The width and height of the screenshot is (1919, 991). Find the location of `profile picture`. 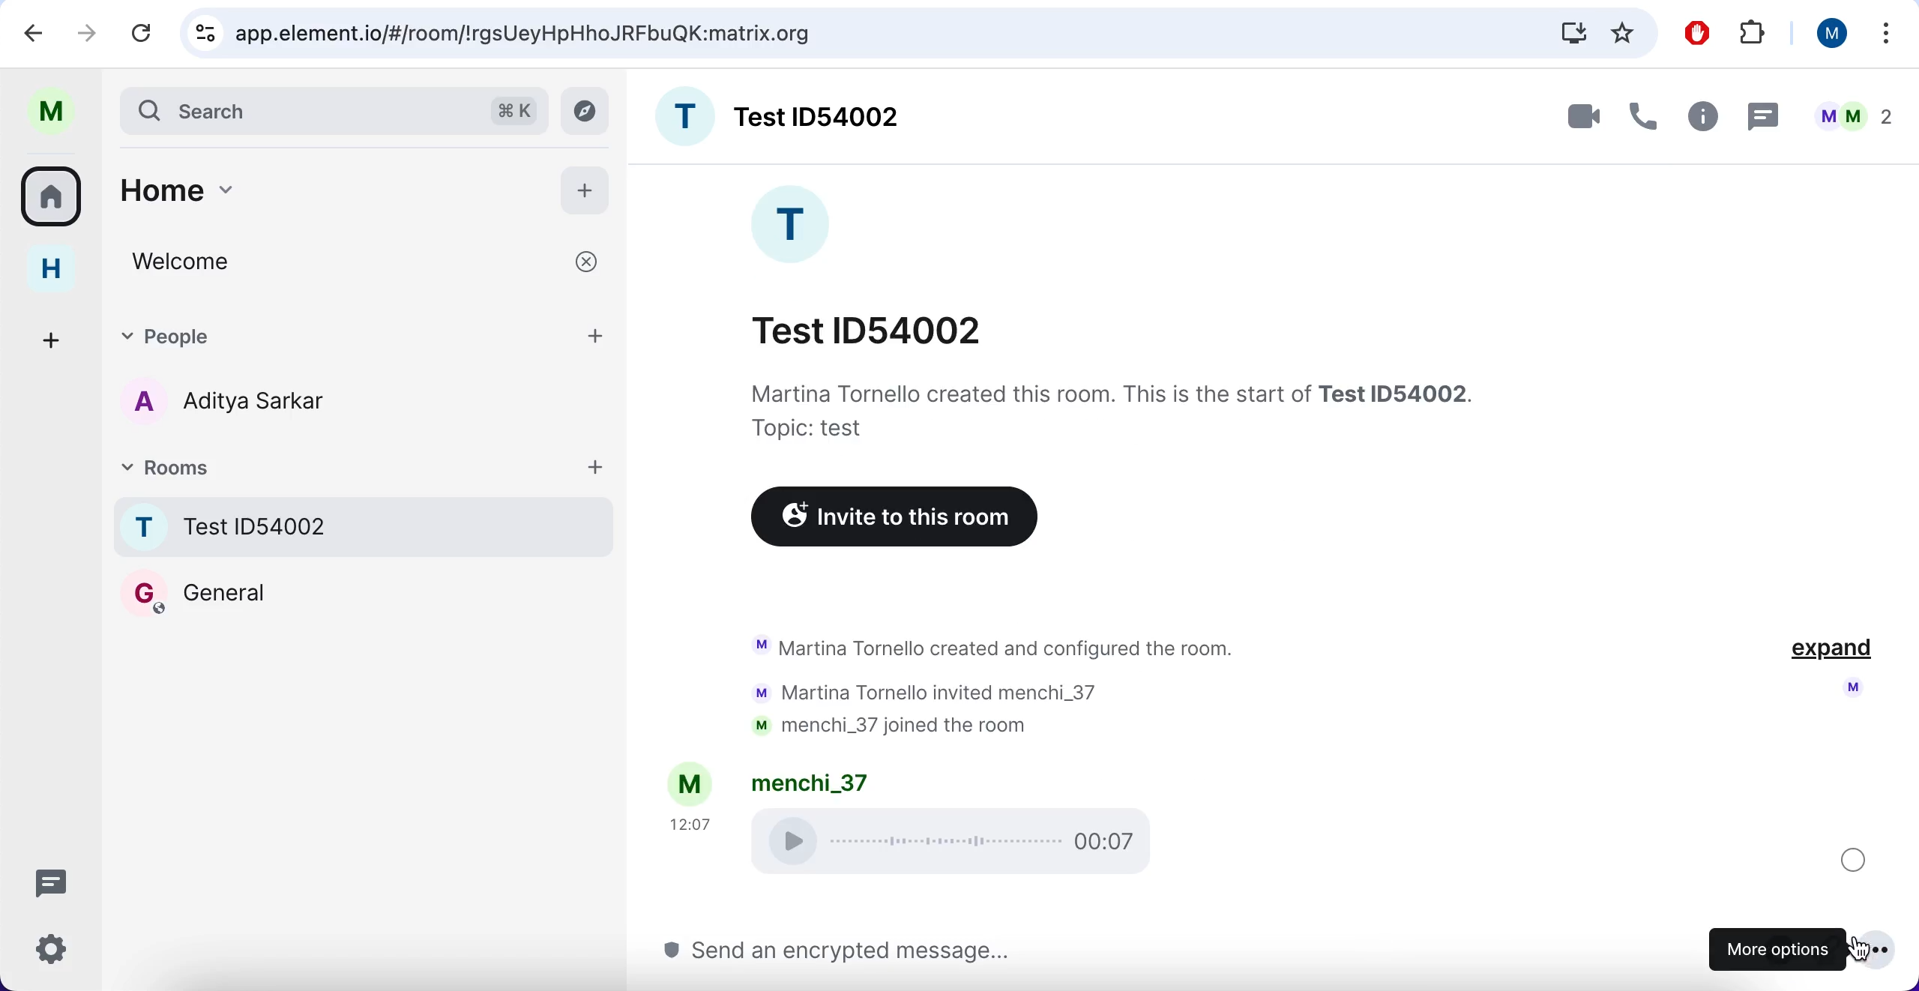

profile picture is located at coordinates (797, 225).